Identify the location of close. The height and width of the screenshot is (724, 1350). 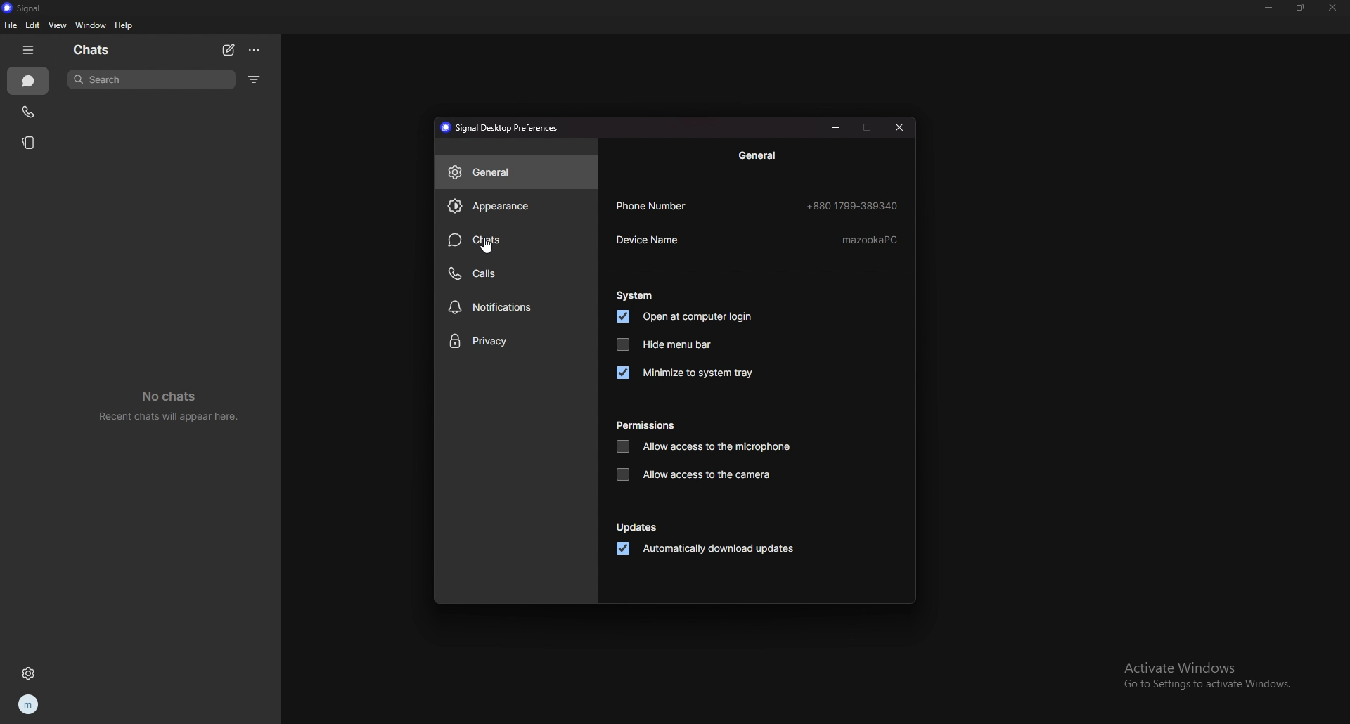
(901, 127).